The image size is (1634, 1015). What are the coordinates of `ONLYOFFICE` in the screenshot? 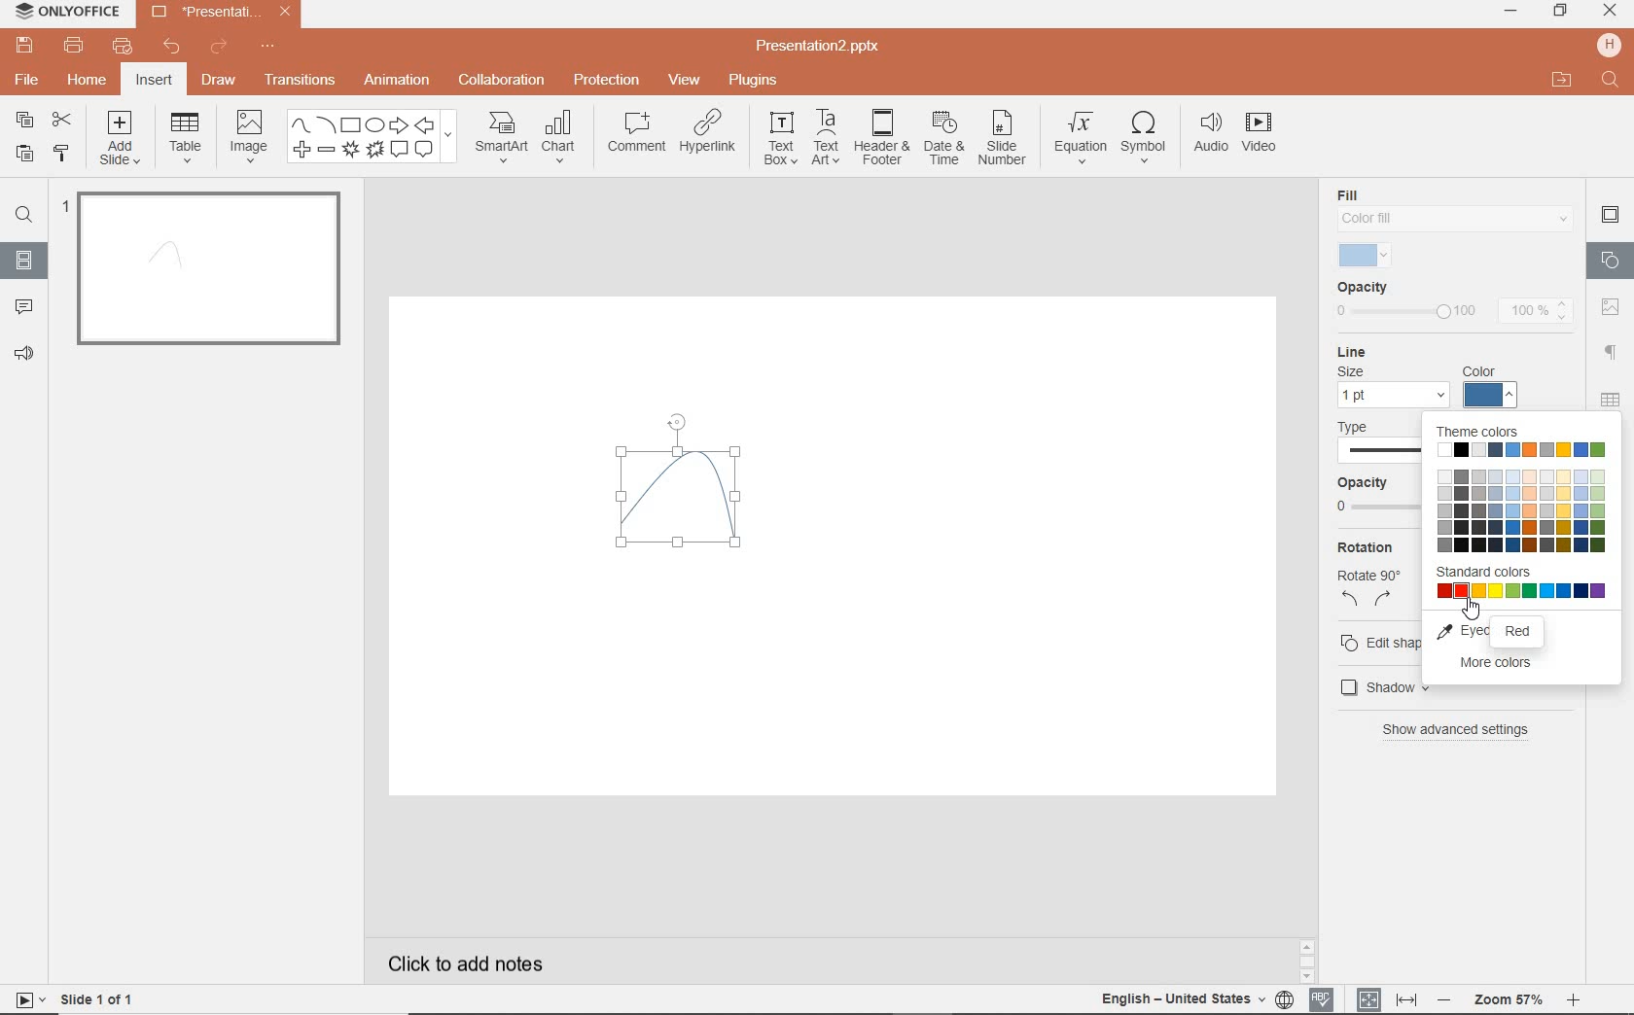 It's located at (68, 13).